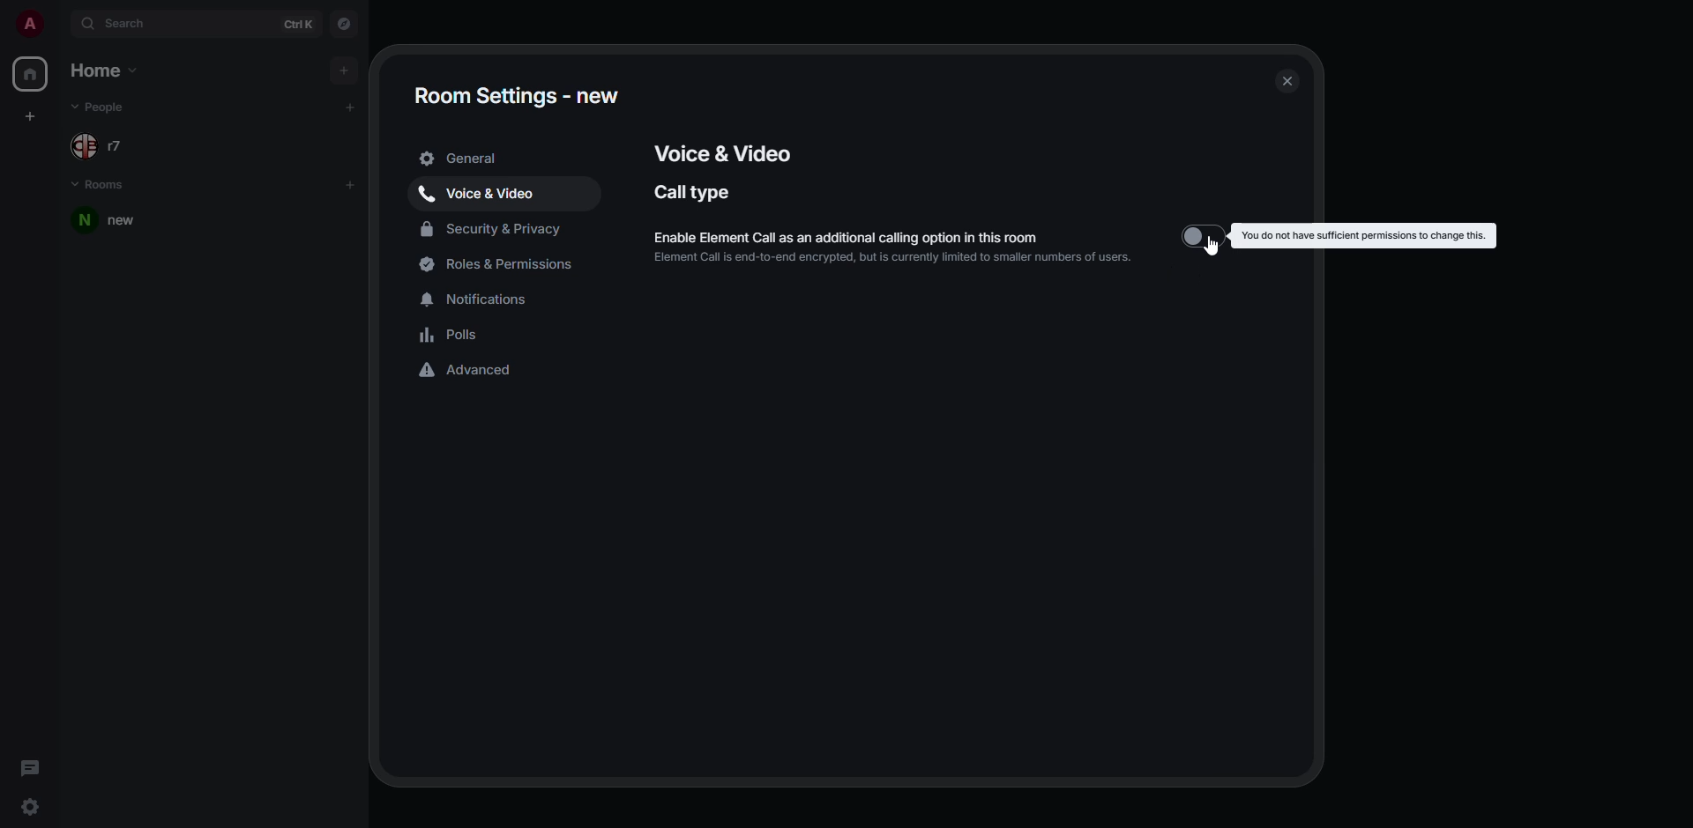  What do you see at coordinates (351, 184) in the screenshot?
I see `add` at bounding box center [351, 184].